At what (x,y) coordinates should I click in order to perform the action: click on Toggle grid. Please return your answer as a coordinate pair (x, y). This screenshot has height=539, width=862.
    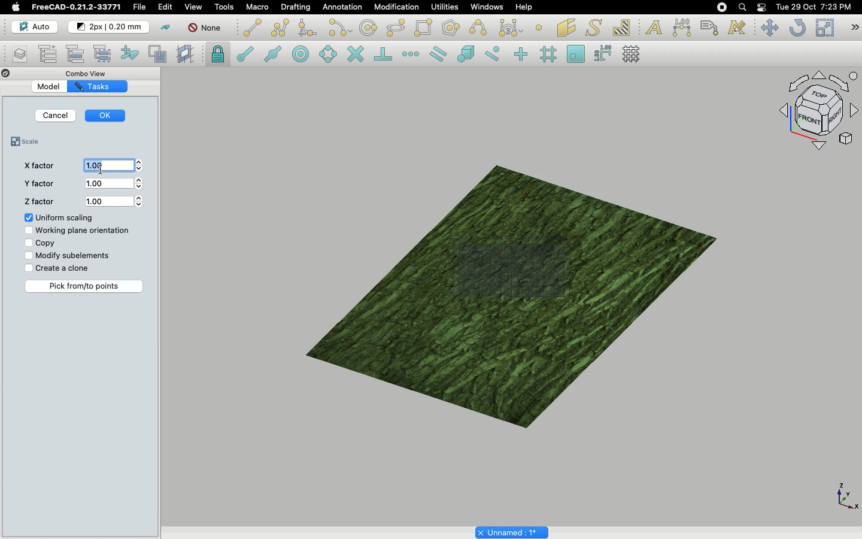
    Looking at the image, I should click on (635, 54).